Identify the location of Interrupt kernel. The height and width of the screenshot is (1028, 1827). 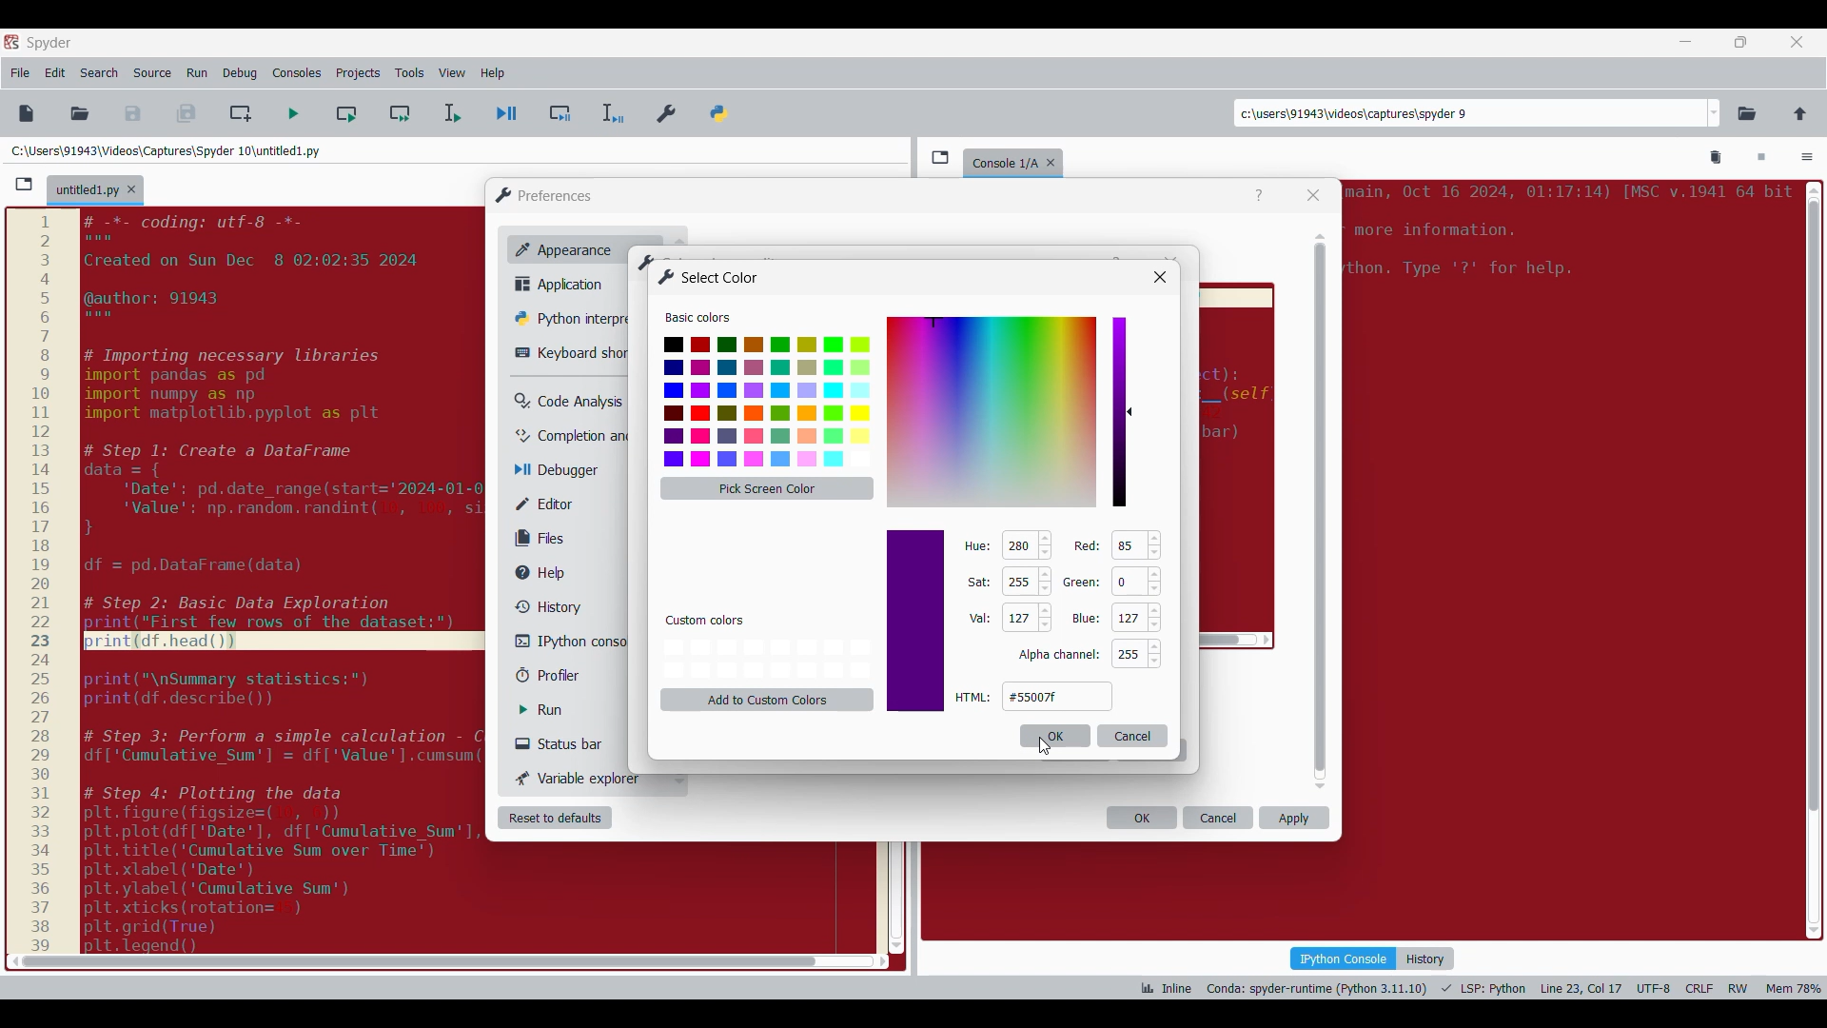
(1761, 158).